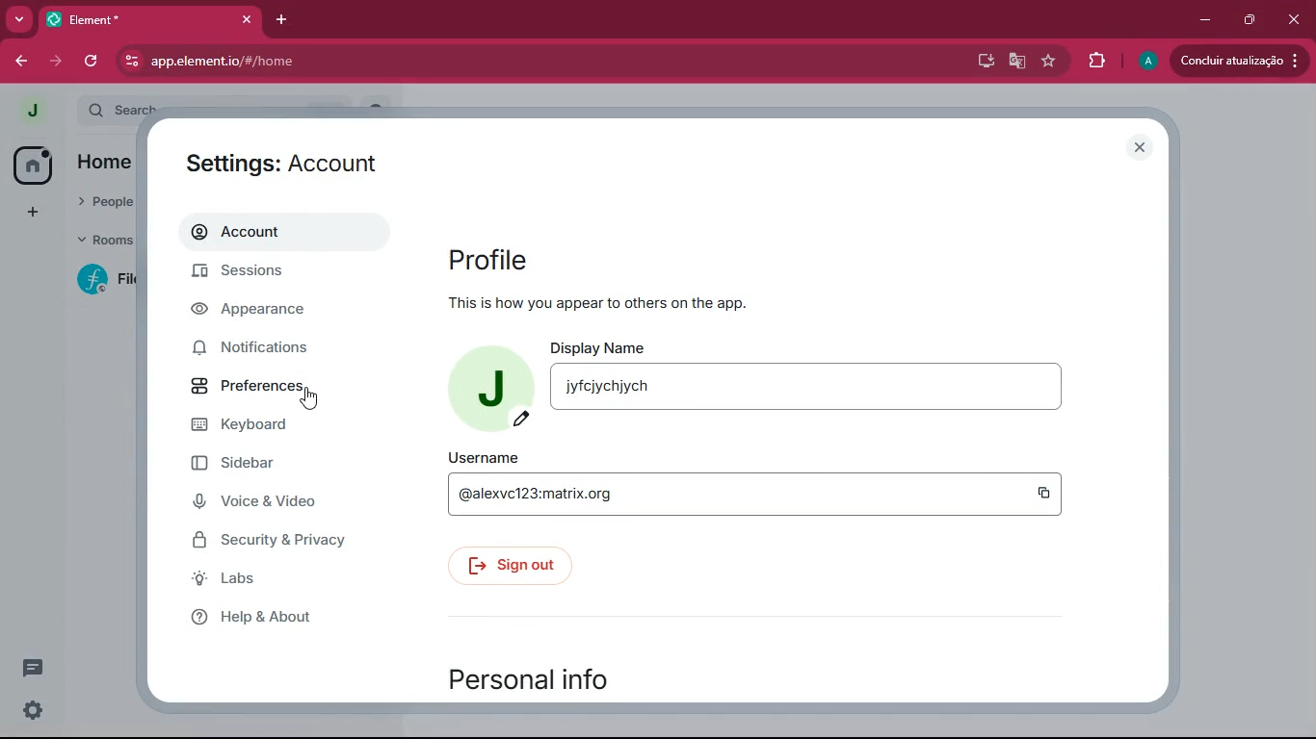 The width and height of the screenshot is (1316, 739). Describe the element at coordinates (93, 62) in the screenshot. I see `refresh` at that location.